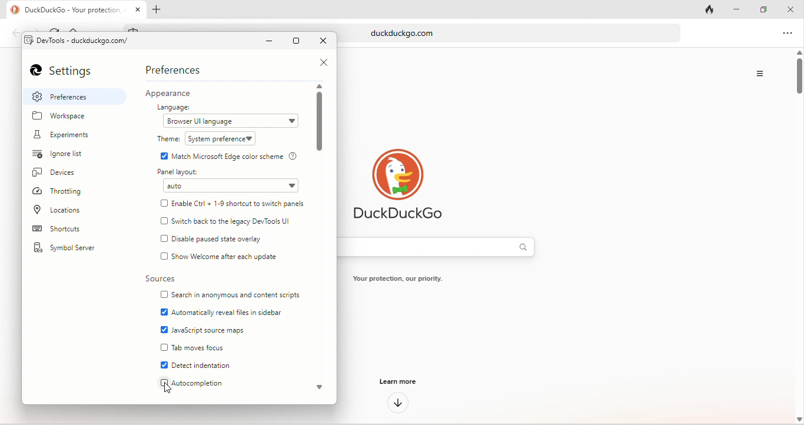 Image resolution: width=804 pixels, height=425 pixels. What do you see at coordinates (232, 185) in the screenshot?
I see `auto` at bounding box center [232, 185].